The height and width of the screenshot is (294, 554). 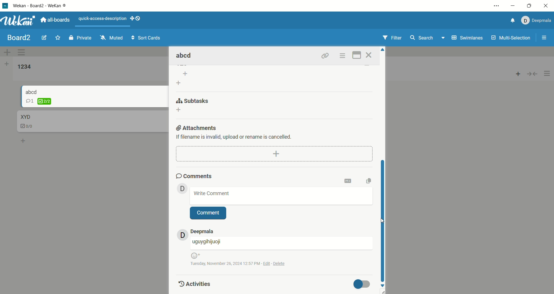 What do you see at coordinates (181, 110) in the screenshot?
I see `add` at bounding box center [181, 110].